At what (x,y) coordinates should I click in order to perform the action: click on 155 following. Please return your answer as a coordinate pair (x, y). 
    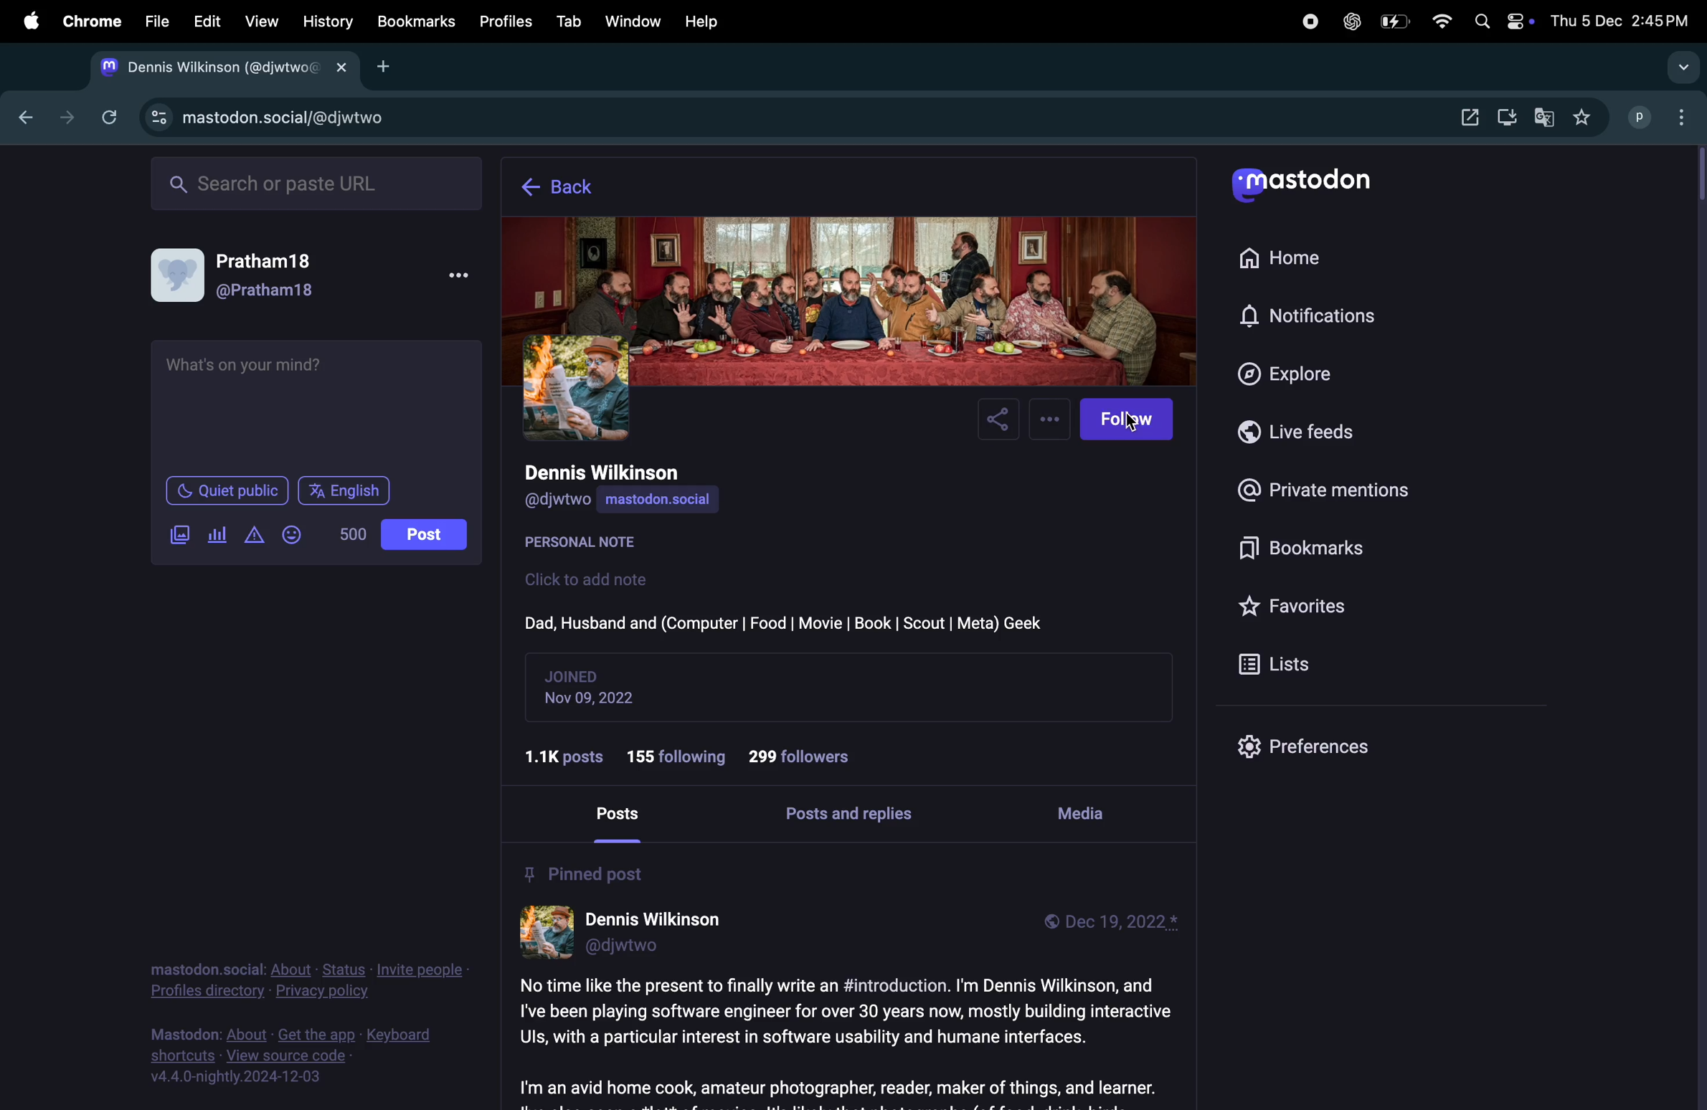
    Looking at the image, I should click on (680, 752).